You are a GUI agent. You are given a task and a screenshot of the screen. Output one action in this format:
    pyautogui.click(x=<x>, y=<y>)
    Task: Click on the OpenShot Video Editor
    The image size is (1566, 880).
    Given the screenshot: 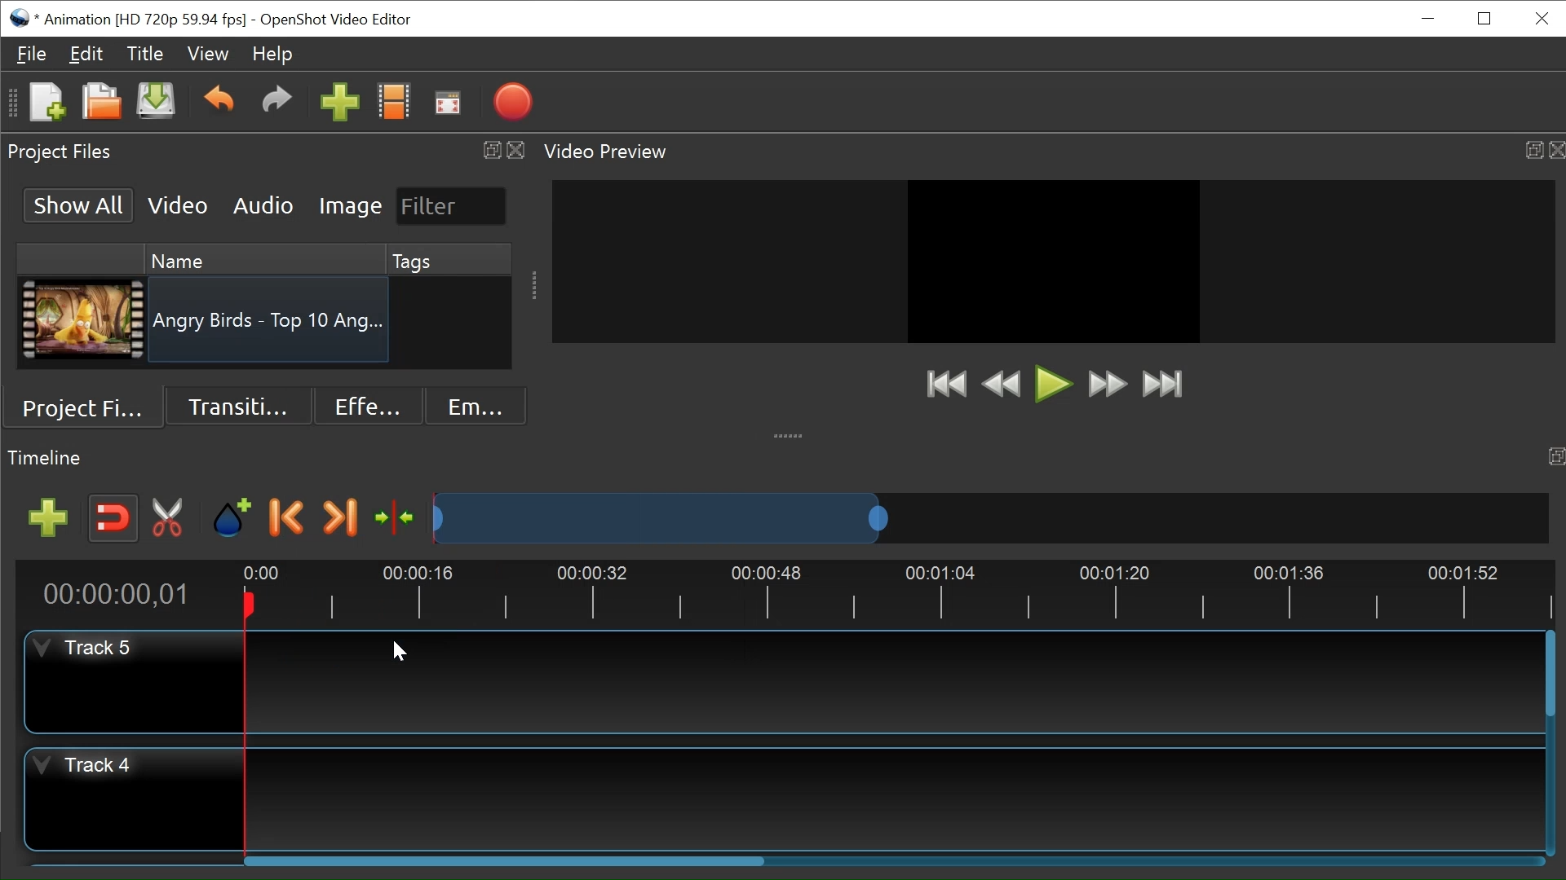 What is the action you would take?
    pyautogui.click(x=335, y=20)
    